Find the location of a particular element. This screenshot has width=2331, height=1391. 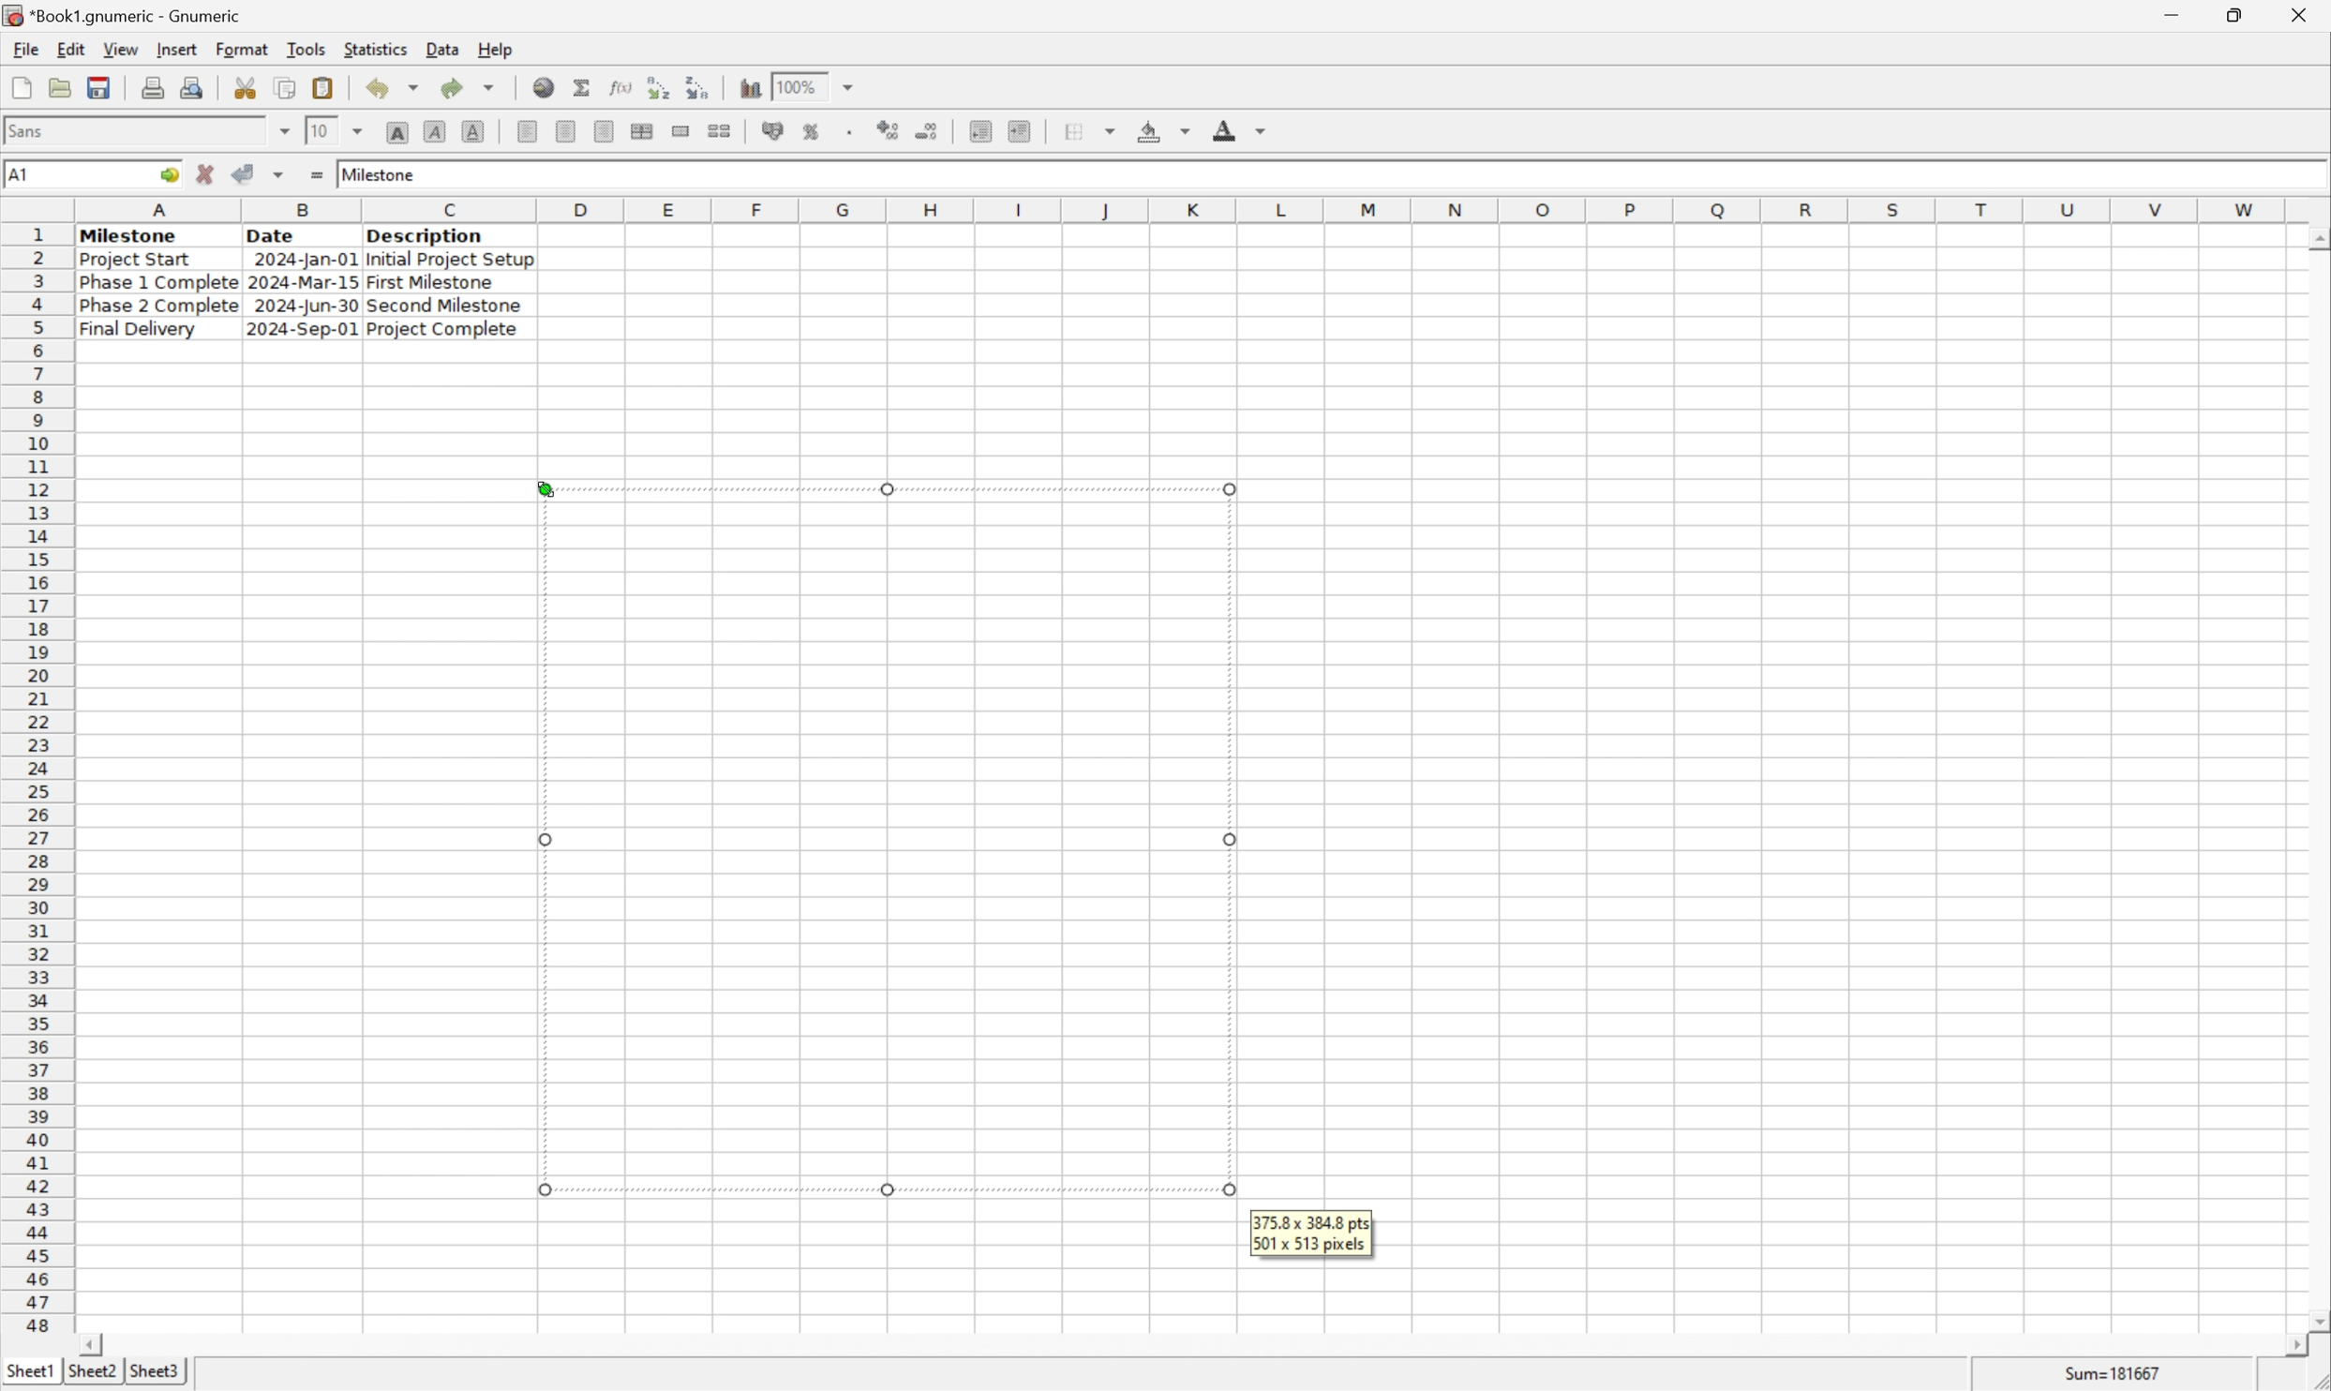

Application name is located at coordinates (125, 16).